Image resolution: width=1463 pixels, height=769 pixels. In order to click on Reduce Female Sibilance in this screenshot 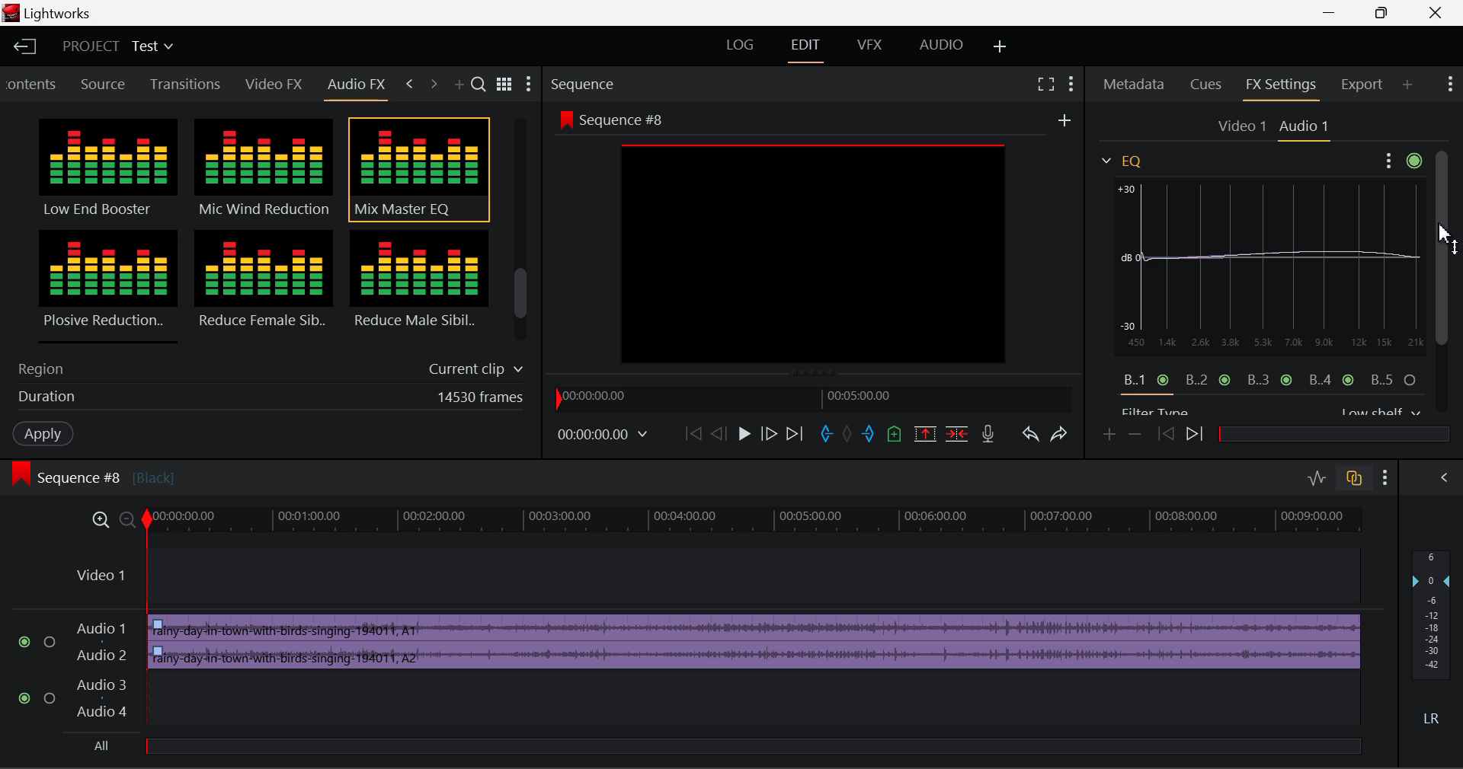, I will do `click(264, 286)`.